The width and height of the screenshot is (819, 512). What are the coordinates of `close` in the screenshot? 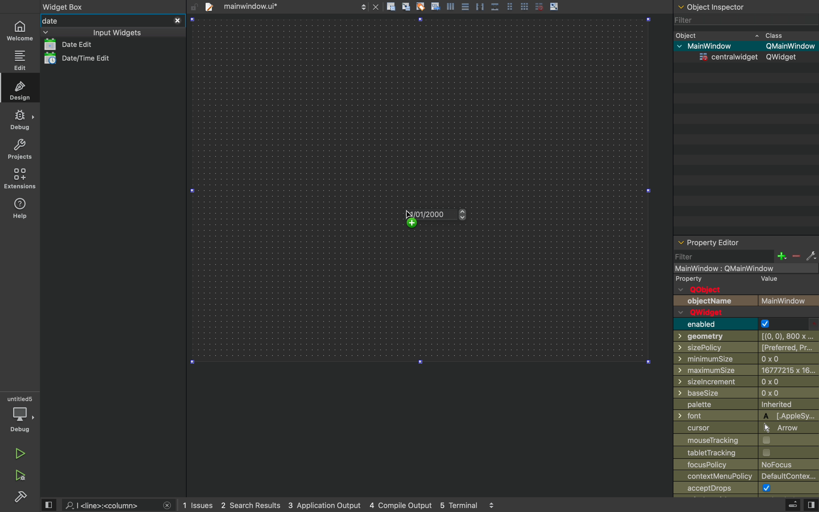 It's located at (178, 21).